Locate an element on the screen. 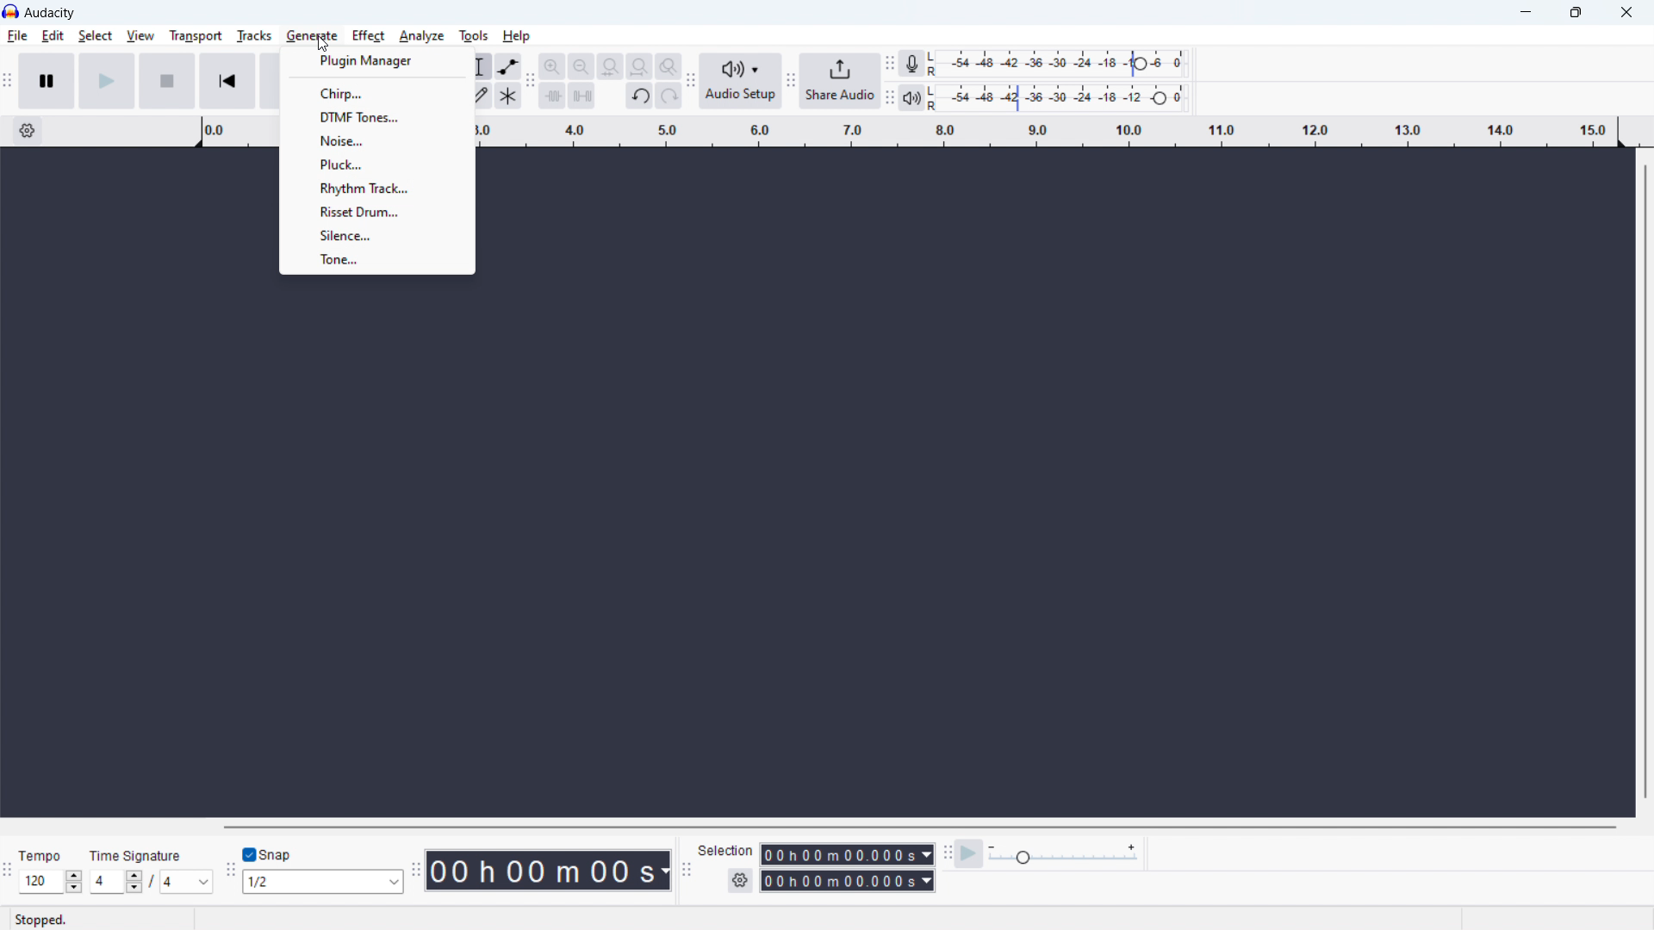 The width and height of the screenshot is (1654, 930). selection toolbar is located at coordinates (686, 870).